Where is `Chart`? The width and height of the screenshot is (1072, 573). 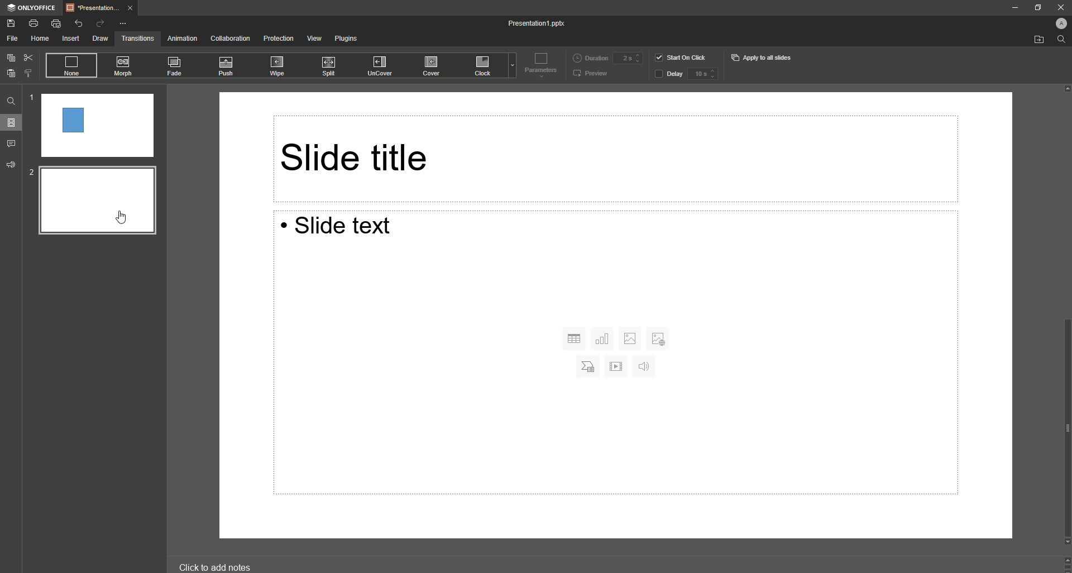 Chart is located at coordinates (604, 339).